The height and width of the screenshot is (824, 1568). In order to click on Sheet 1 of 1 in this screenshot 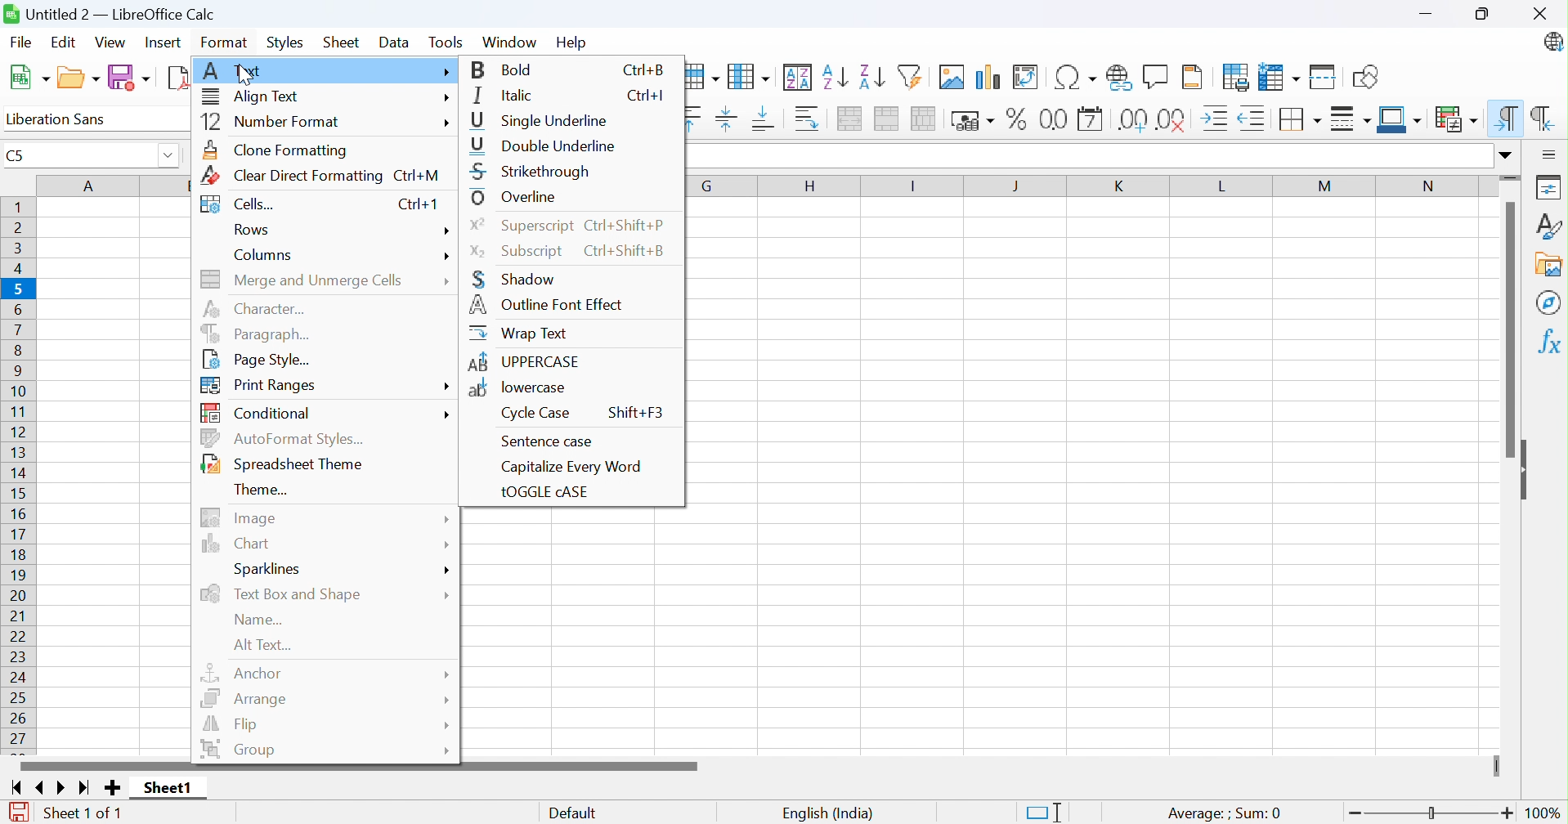, I will do `click(87, 814)`.